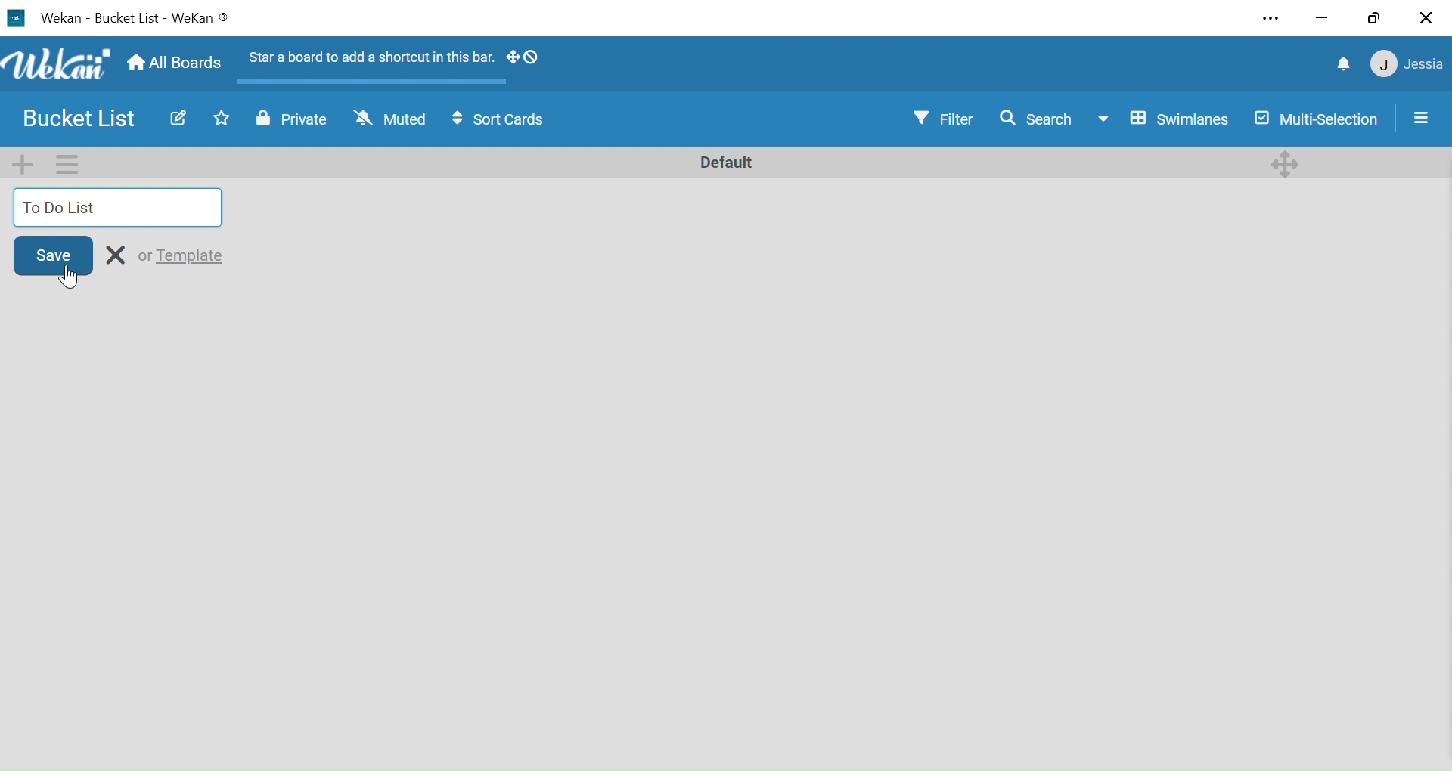 Image resolution: width=1452 pixels, height=771 pixels. Describe the element at coordinates (946, 119) in the screenshot. I see `Filter` at that location.